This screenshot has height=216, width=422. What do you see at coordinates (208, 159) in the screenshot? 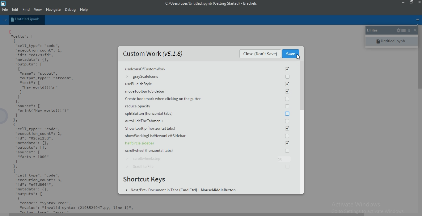
I see `scrollwheel.step` at bounding box center [208, 159].